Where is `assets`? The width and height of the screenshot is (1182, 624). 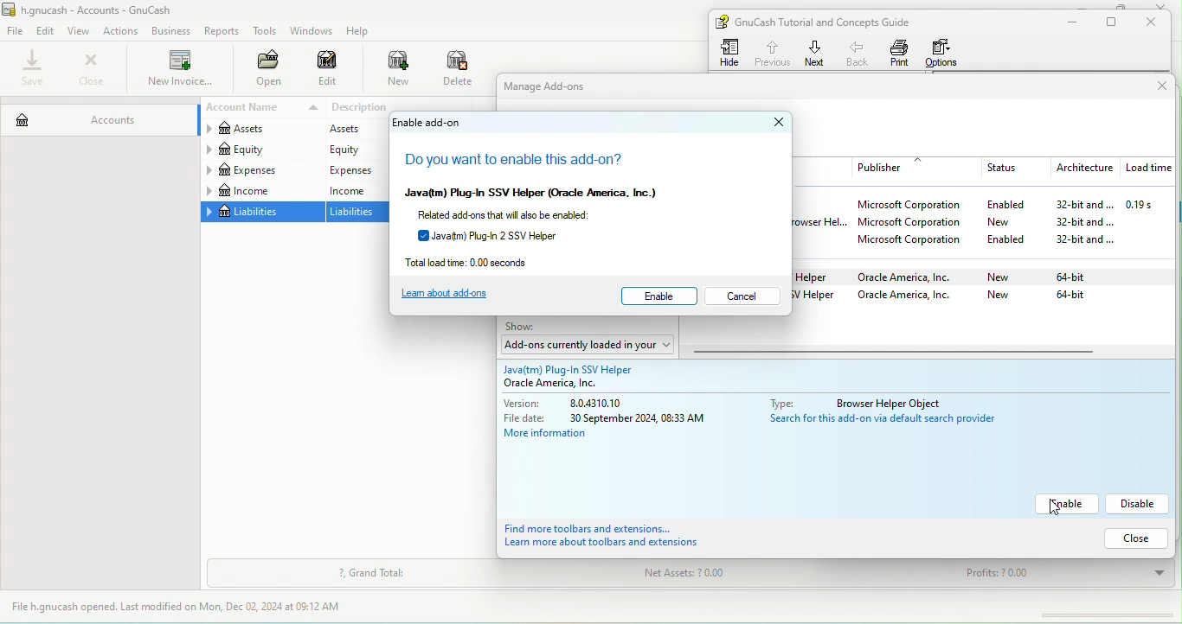
assets is located at coordinates (260, 131).